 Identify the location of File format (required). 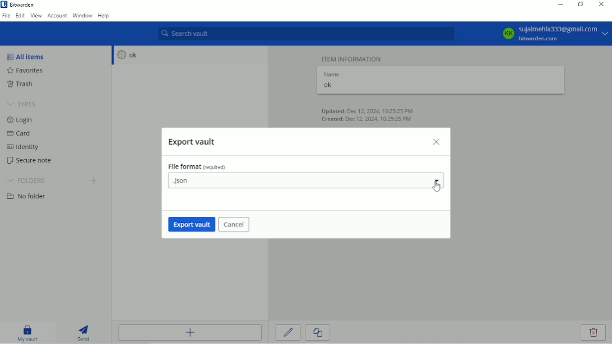
(198, 167).